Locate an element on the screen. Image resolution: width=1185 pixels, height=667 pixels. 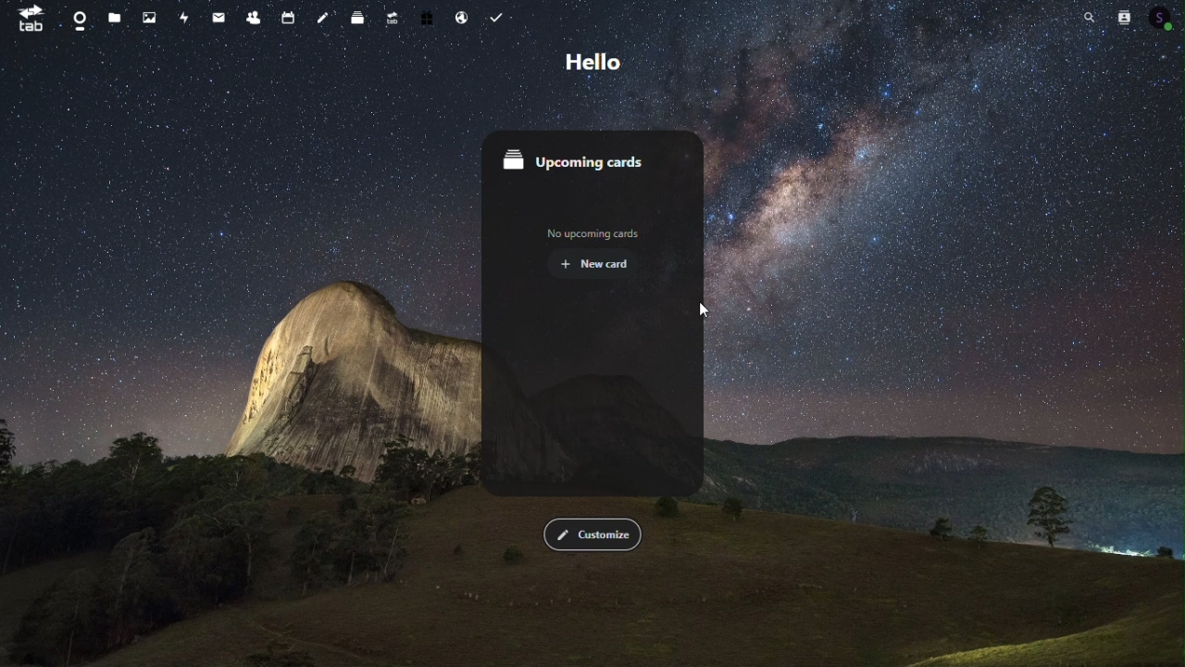
Task  is located at coordinates (494, 14).